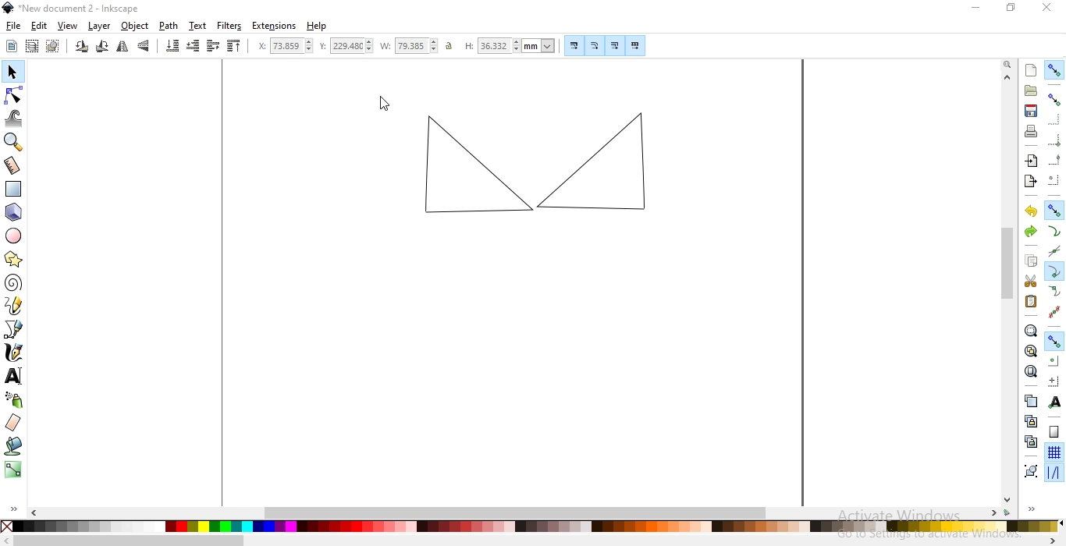 The image size is (1066, 546). I want to click on path, so click(168, 27).